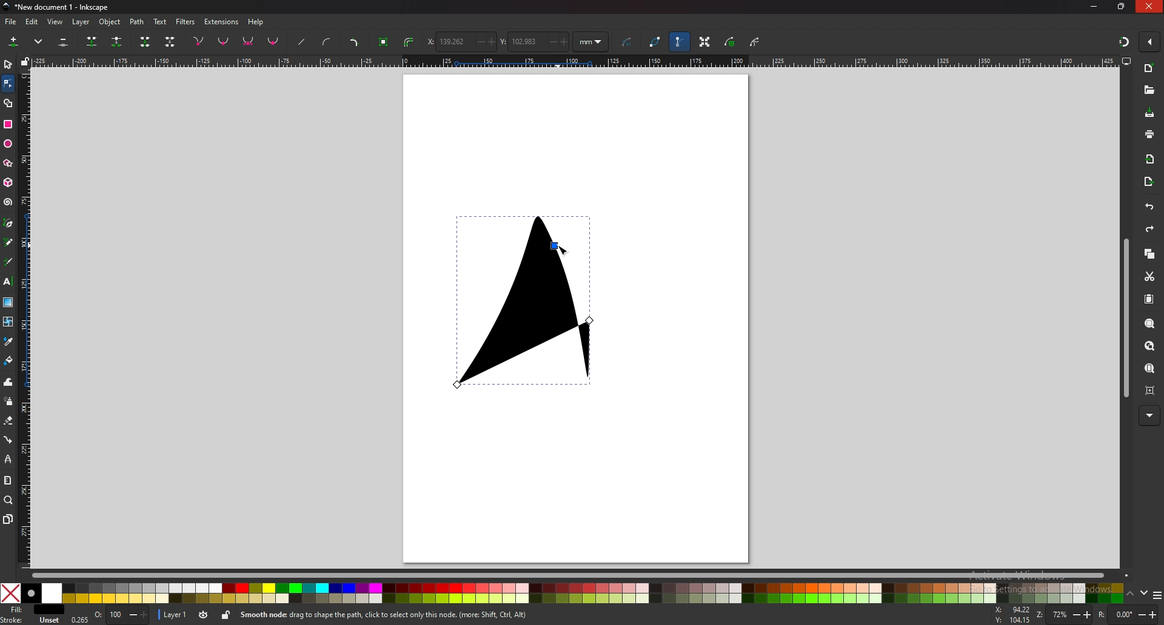 This screenshot has height=625, width=1164. Describe the element at coordinates (198, 41) in the screenshot. I see `nodes corner` at that location.